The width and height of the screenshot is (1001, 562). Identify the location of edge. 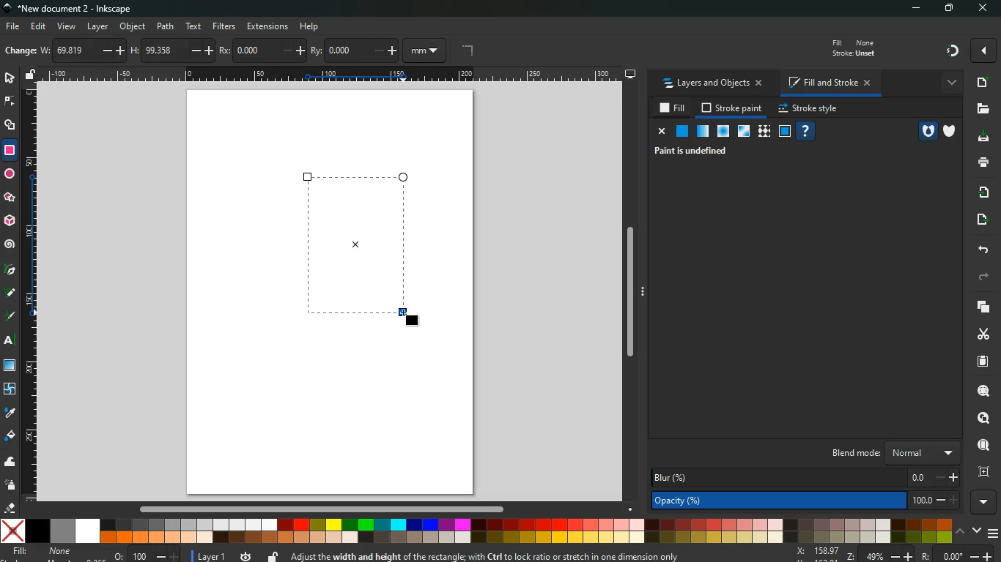
(10, 103).